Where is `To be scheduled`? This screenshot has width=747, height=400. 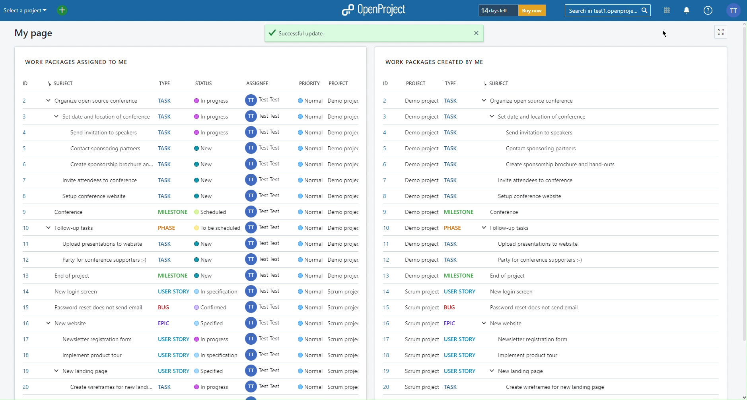
To be scheduled is located at coordinates (216, 228).